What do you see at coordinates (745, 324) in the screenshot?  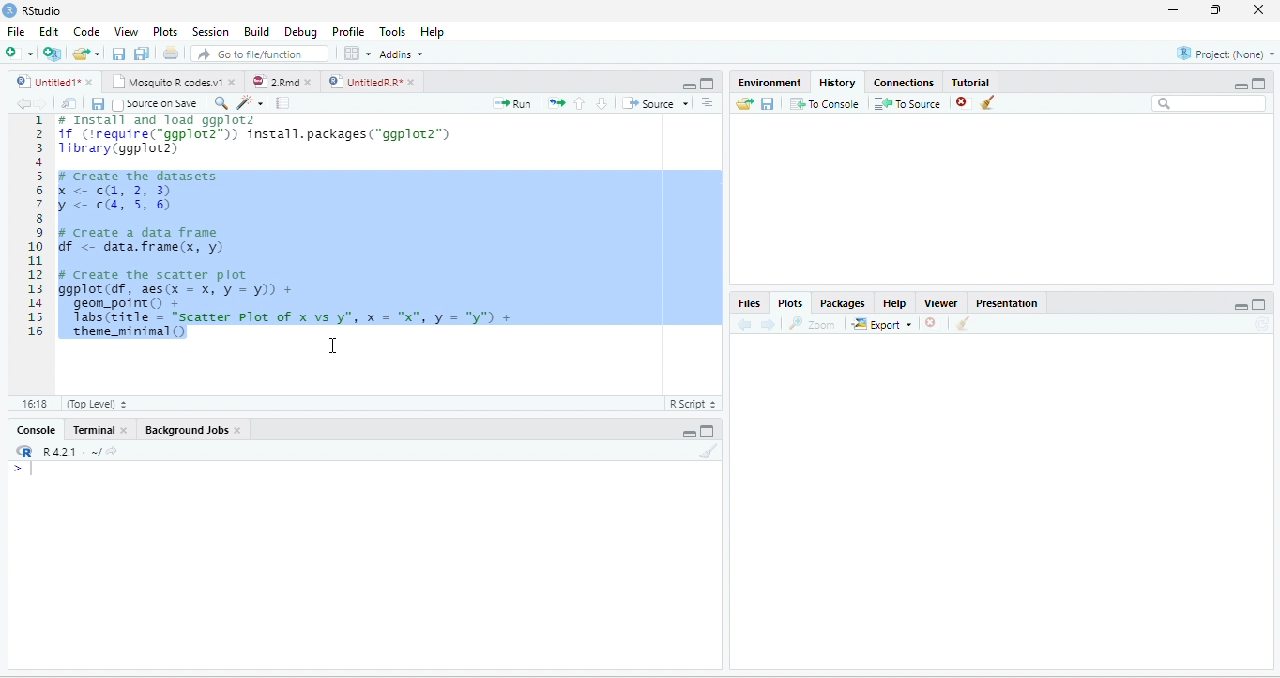 I see `Previous plot` at bounding box center [745, 324].